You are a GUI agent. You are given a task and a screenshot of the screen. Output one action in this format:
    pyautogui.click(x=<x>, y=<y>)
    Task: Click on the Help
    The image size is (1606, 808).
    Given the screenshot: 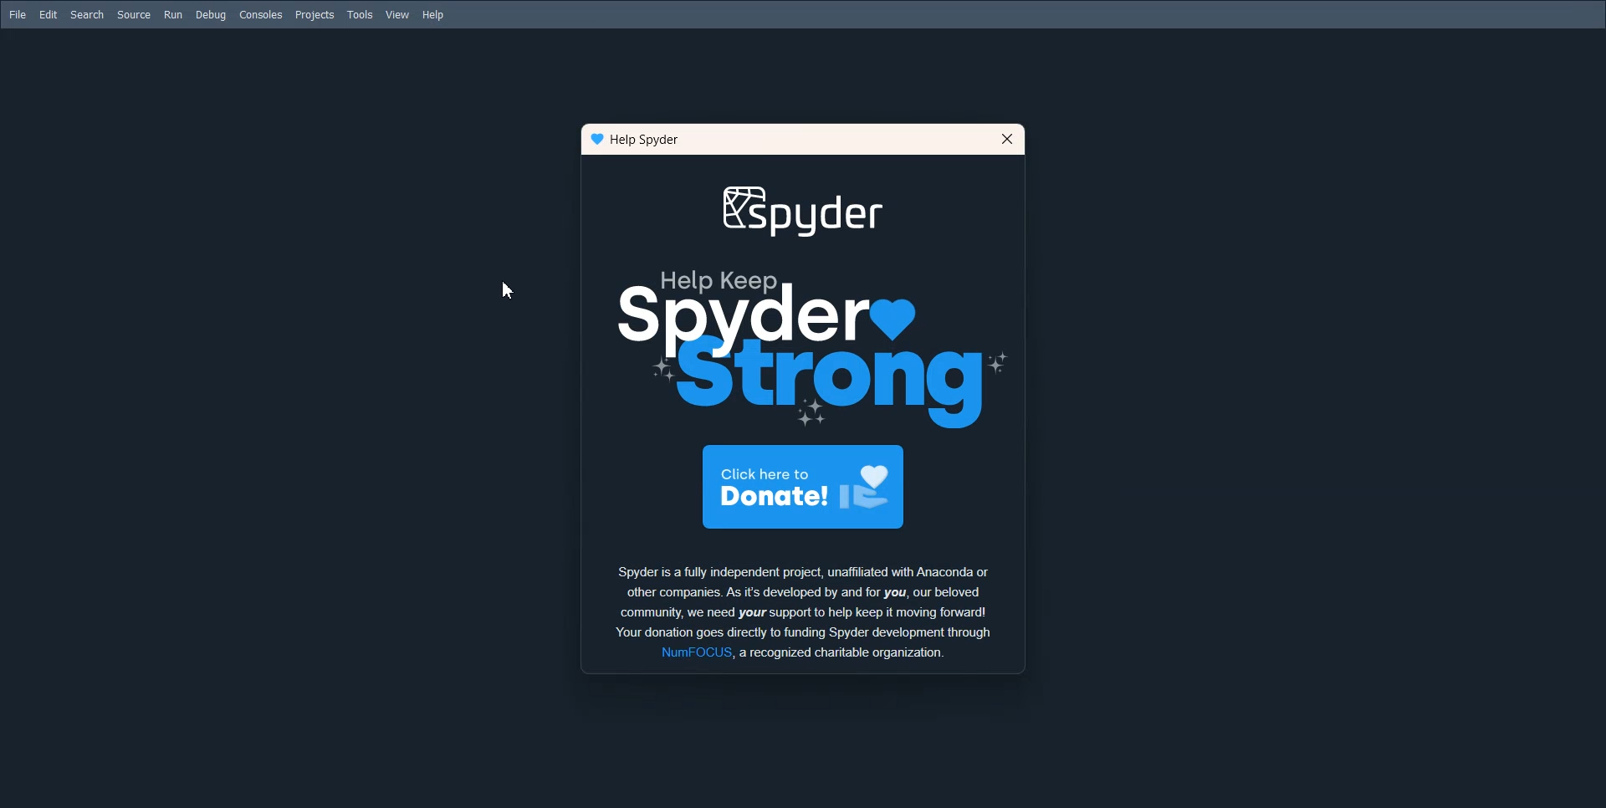 What is the action you would take?
    pyautogui.click(x=434, y=14)
    